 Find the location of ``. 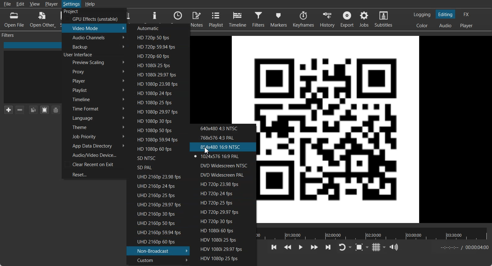

 is located at coordinates (55, 110).